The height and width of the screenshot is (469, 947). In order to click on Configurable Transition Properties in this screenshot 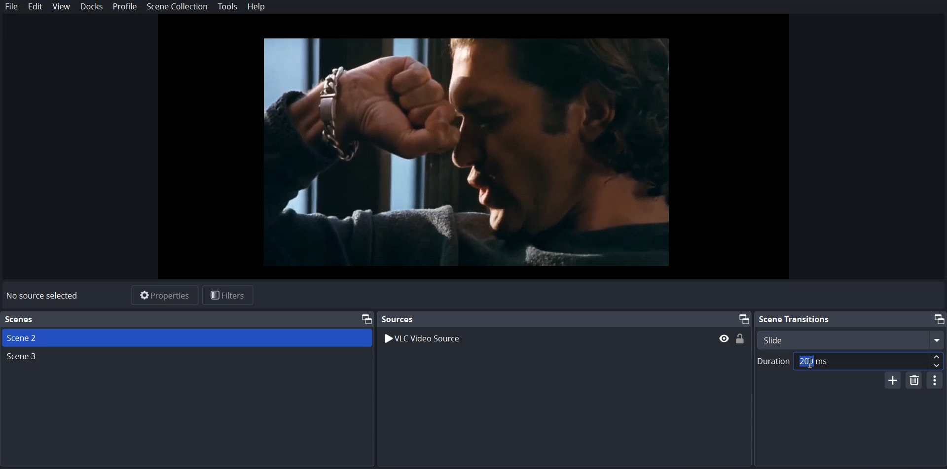, I will do `click(935, 380)`.